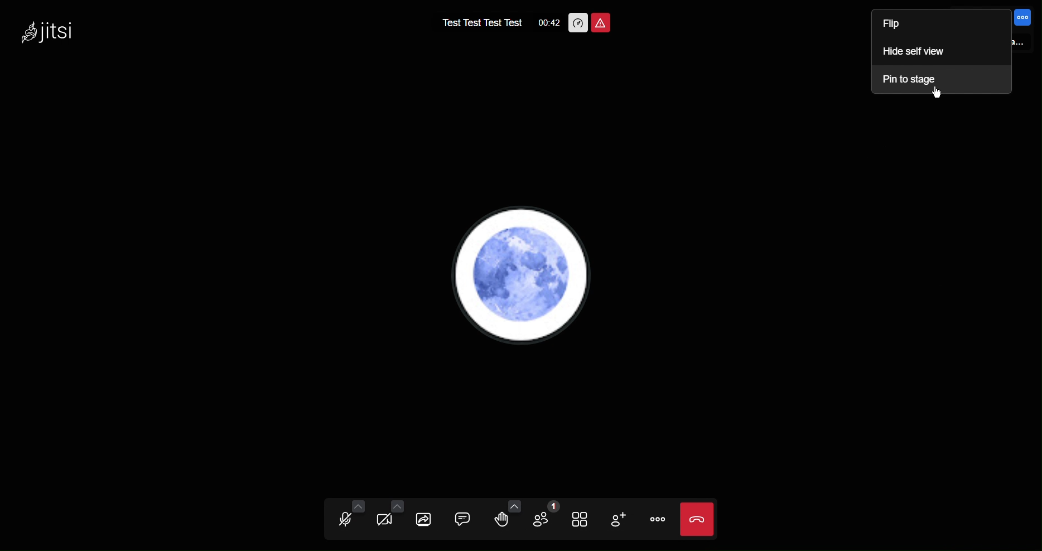 Image resolution: width=1042 pixels, height=551 pixels. I want to click on Tile View, so click(580, 518).